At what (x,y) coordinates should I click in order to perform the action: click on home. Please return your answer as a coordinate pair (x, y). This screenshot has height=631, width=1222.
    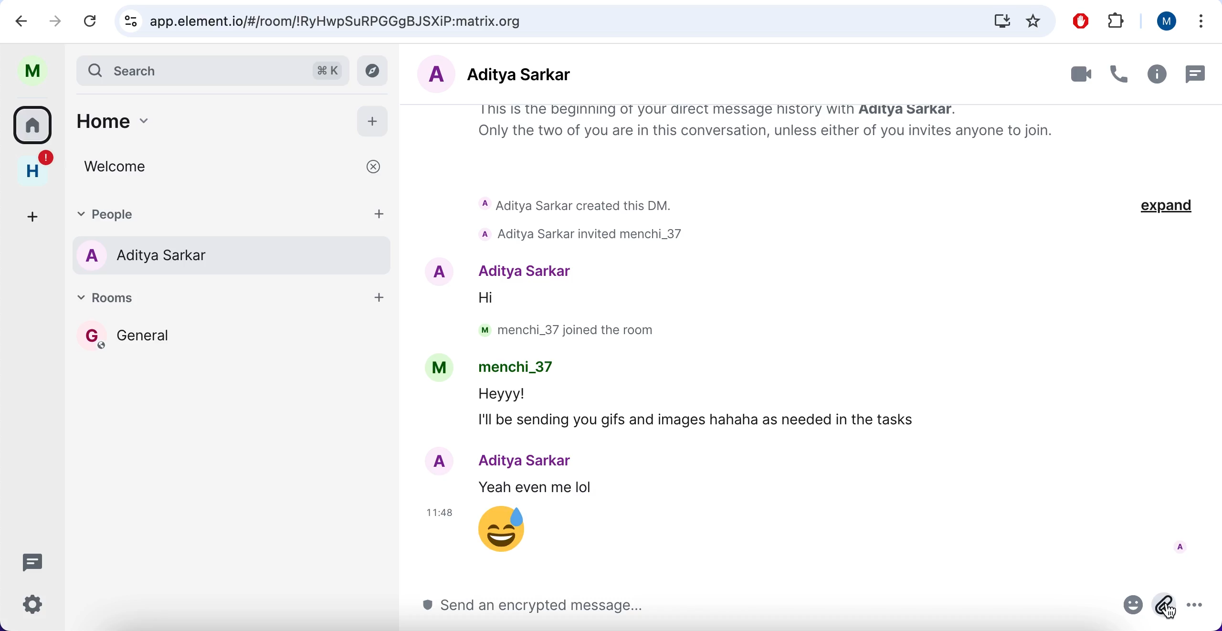
    Looking at the image, I should click on (33, 166).